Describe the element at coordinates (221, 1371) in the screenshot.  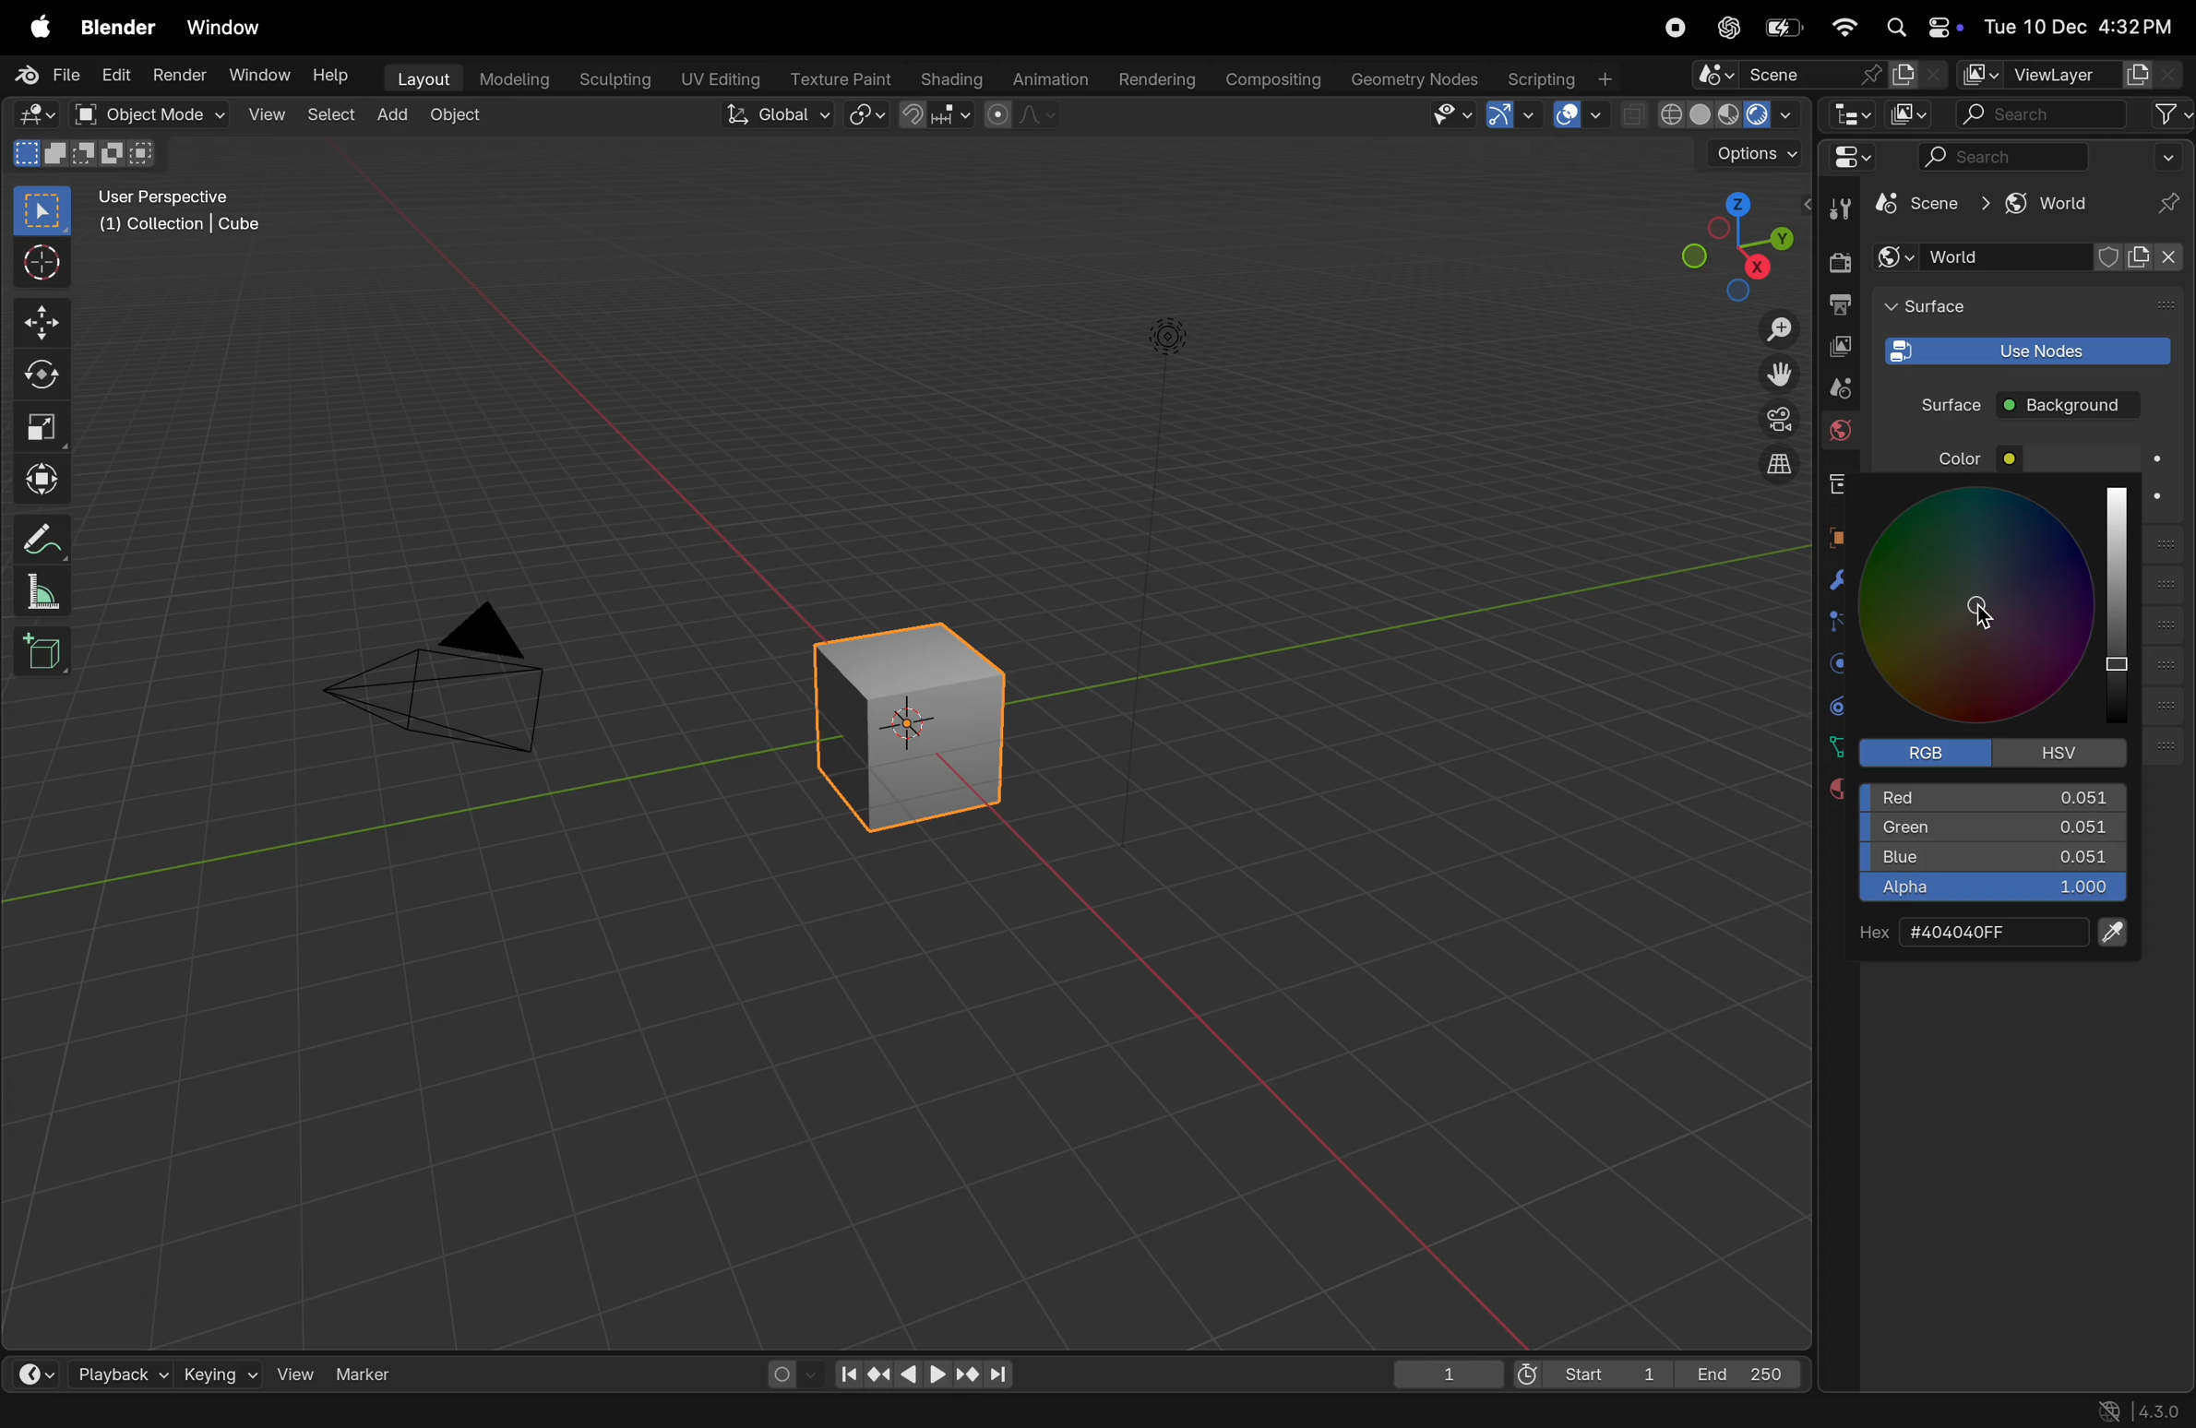
I see `keying` at that location.